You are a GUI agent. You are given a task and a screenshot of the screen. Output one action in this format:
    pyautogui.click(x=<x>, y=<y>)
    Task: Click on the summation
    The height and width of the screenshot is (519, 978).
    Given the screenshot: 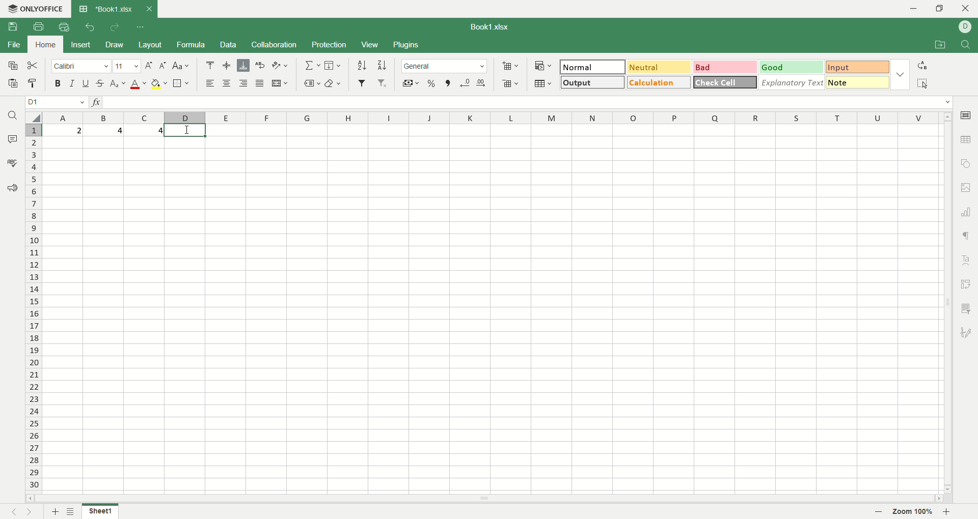 What is the action you would take?
    pyautogui.click(x=310, y=66)
    